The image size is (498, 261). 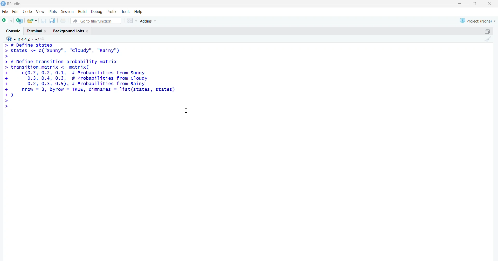 I want to click on console, so click(x=13, y=31).